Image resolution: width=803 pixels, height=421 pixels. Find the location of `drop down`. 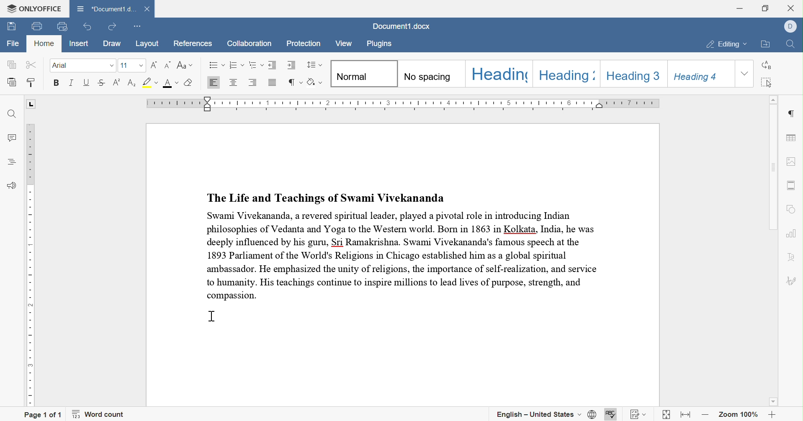

drop down is located at coordinates (142, 66).